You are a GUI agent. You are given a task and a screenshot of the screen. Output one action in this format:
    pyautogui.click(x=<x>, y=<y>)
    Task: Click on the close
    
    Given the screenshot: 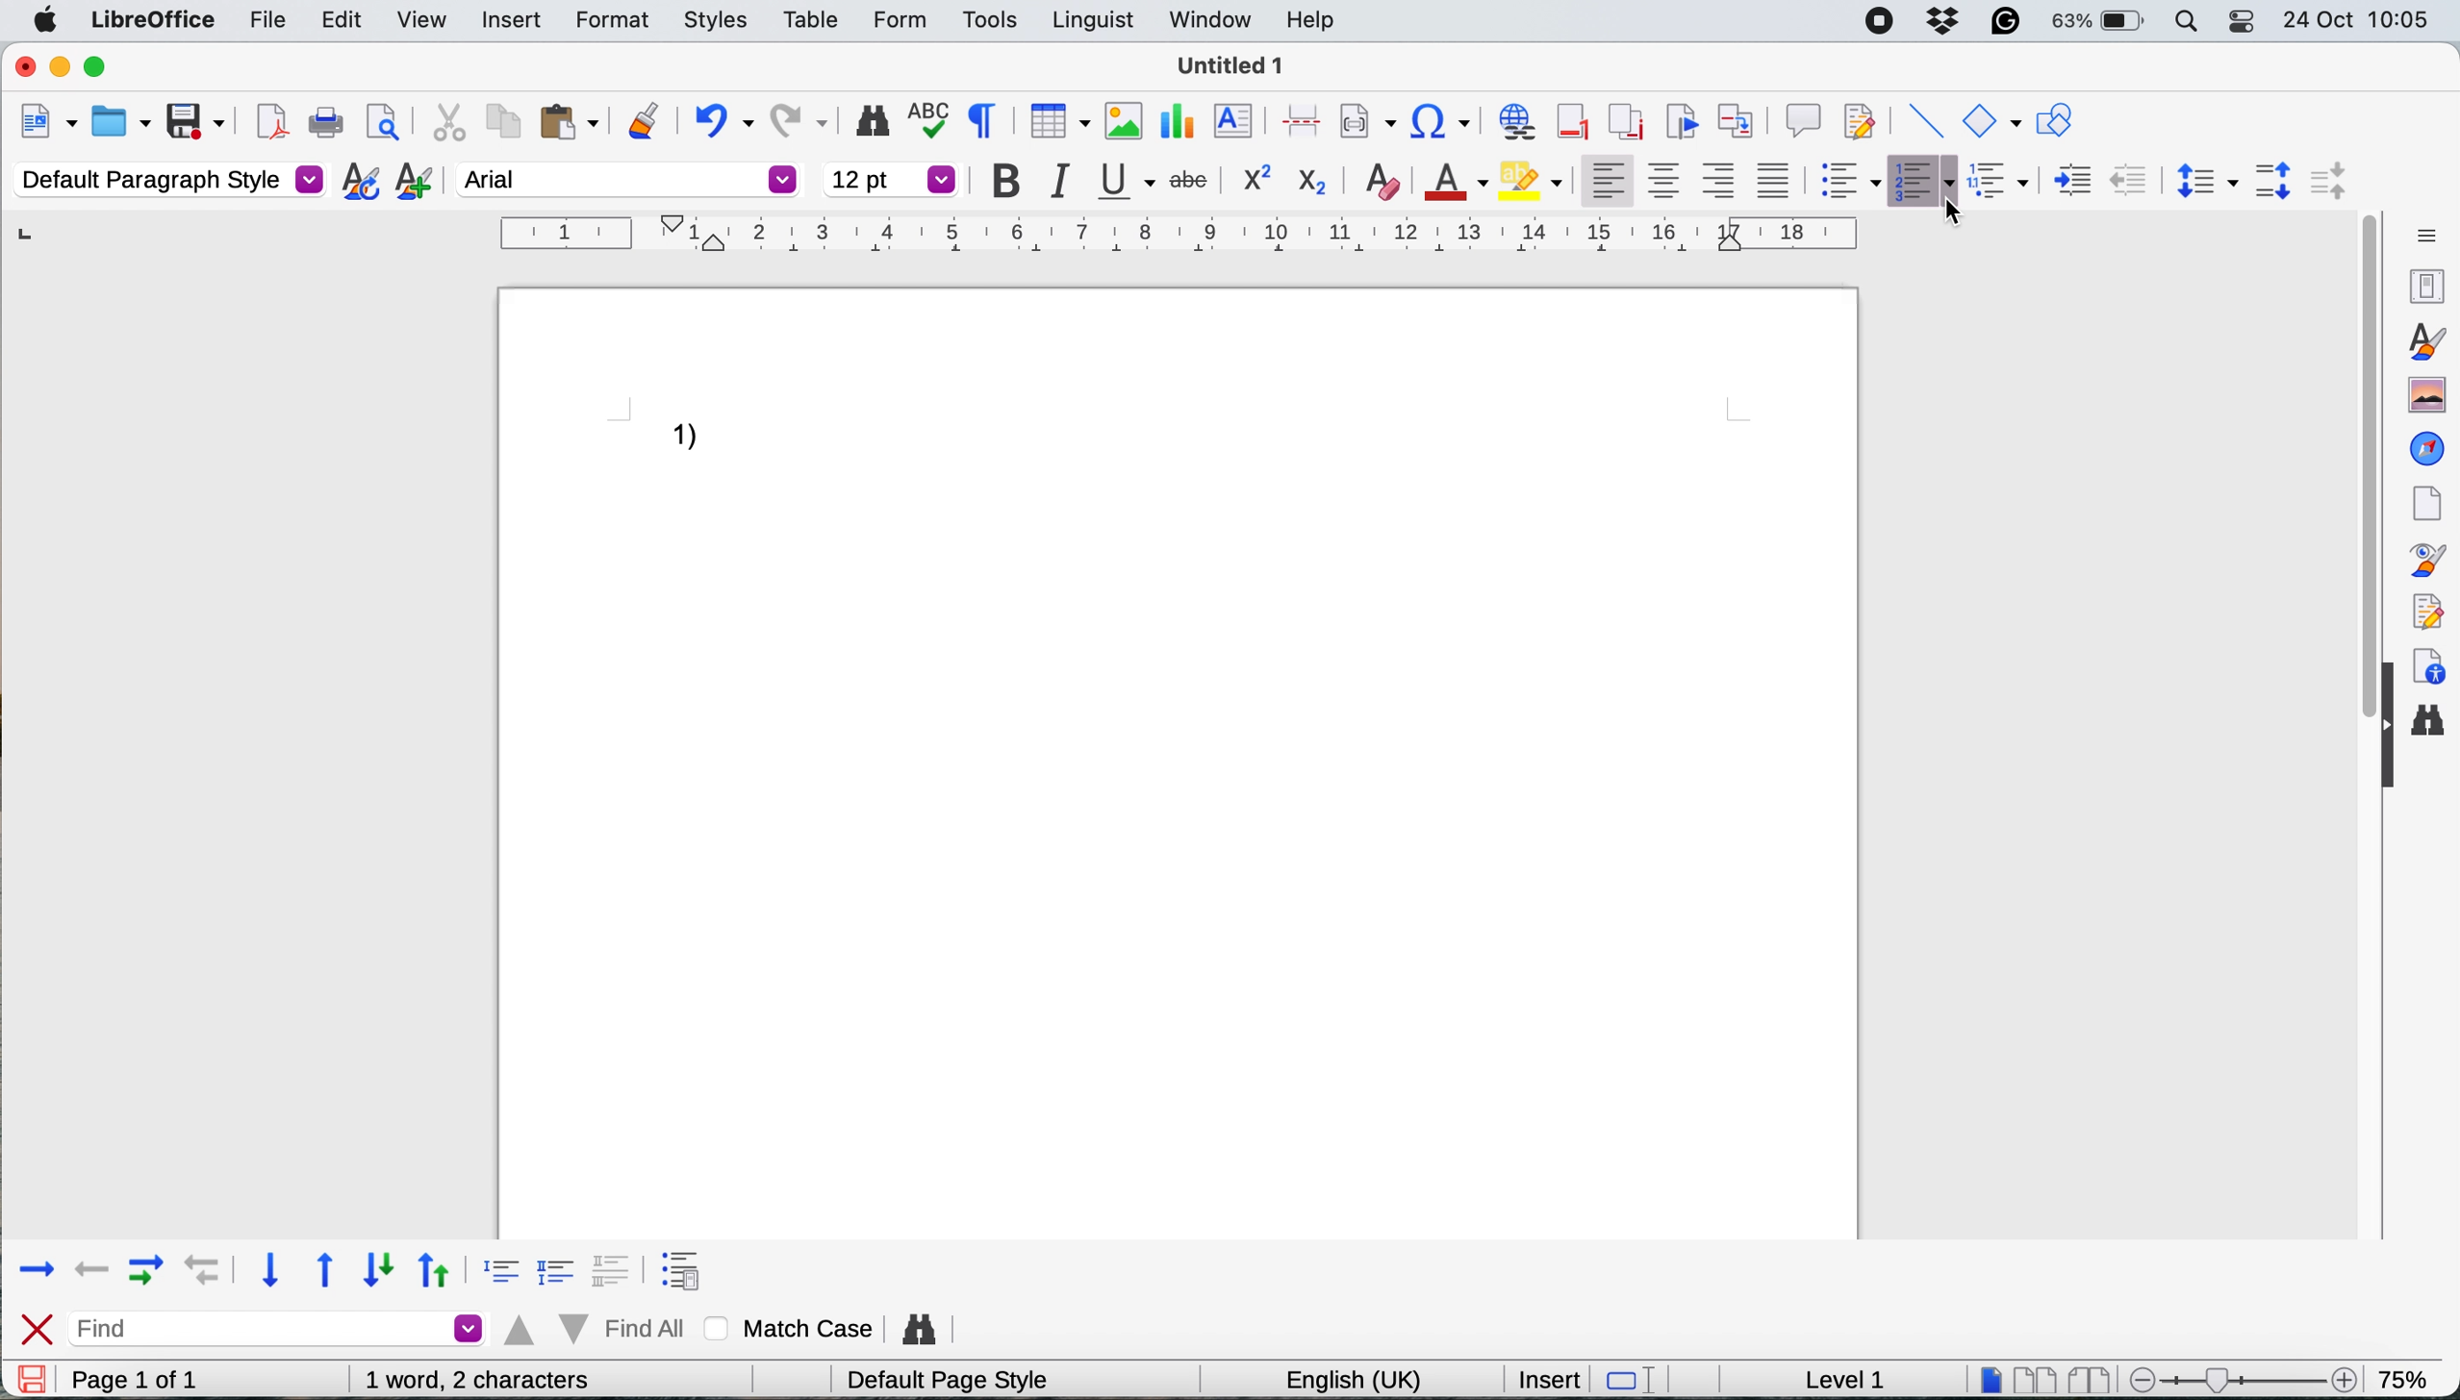 What is the action you would take?
    pyautogui.click(x=22, y=67)
    